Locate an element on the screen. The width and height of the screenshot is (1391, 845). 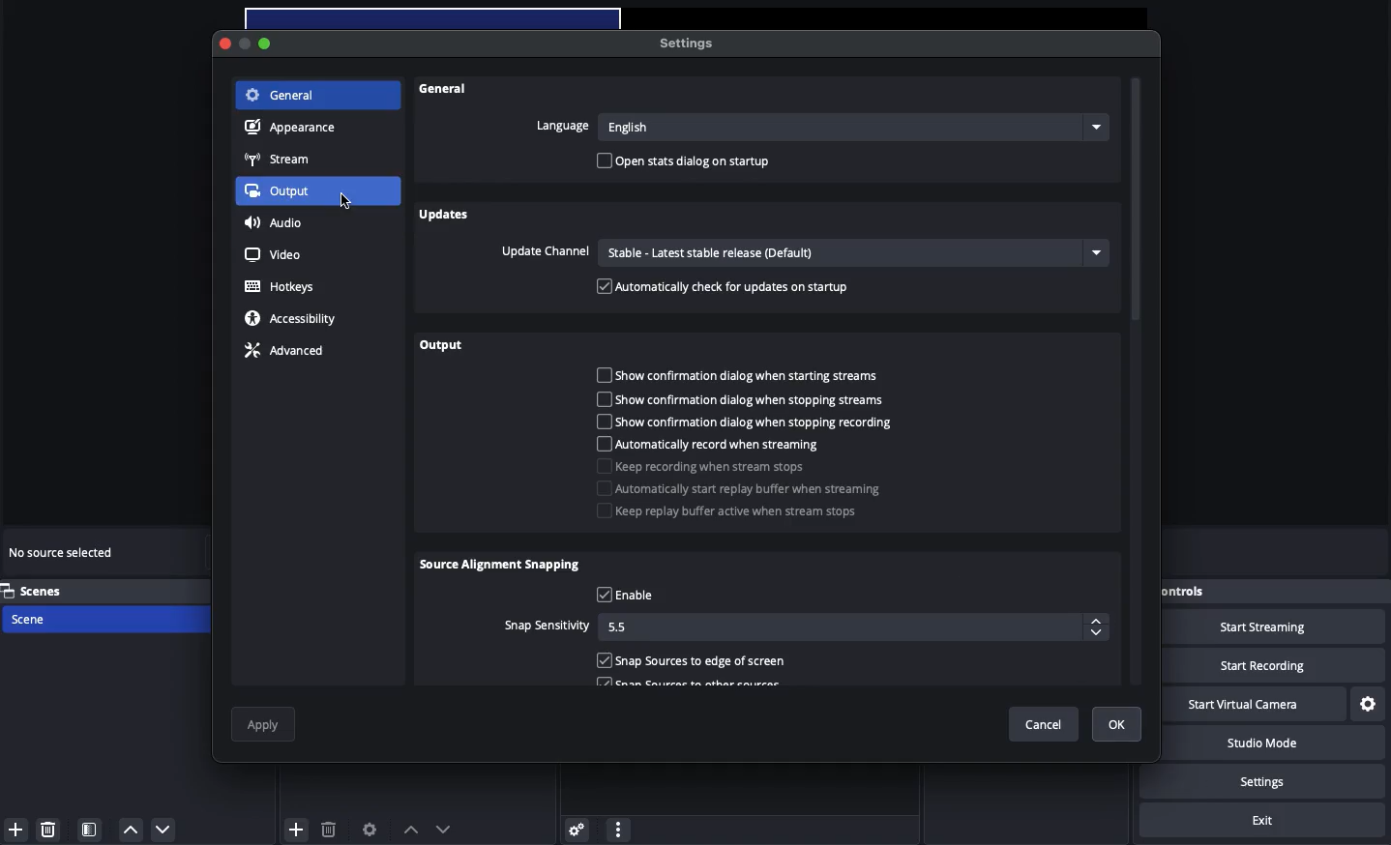
Cancel is located at coordinates (1042, 722).